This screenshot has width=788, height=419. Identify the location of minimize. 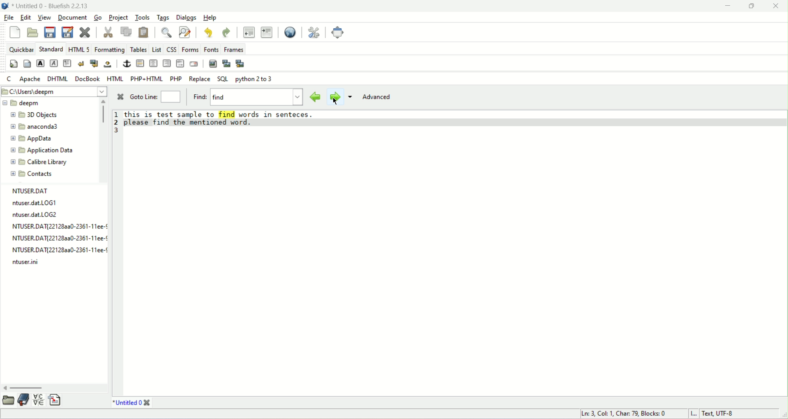
(727, 6).